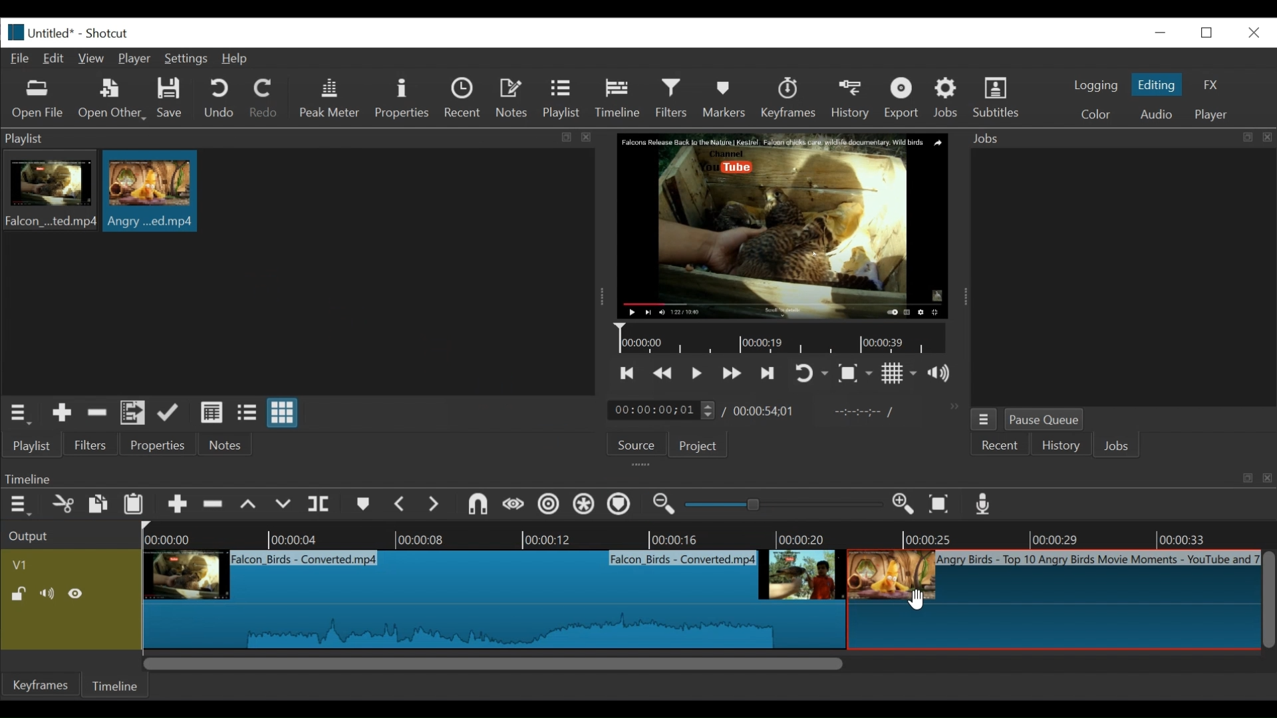 The height and width of the screenshot is (718, 1277). What do you see at coordinates (905, 505) in the screenshot?
I see `Zoom in` at bounding box center [905, 505].